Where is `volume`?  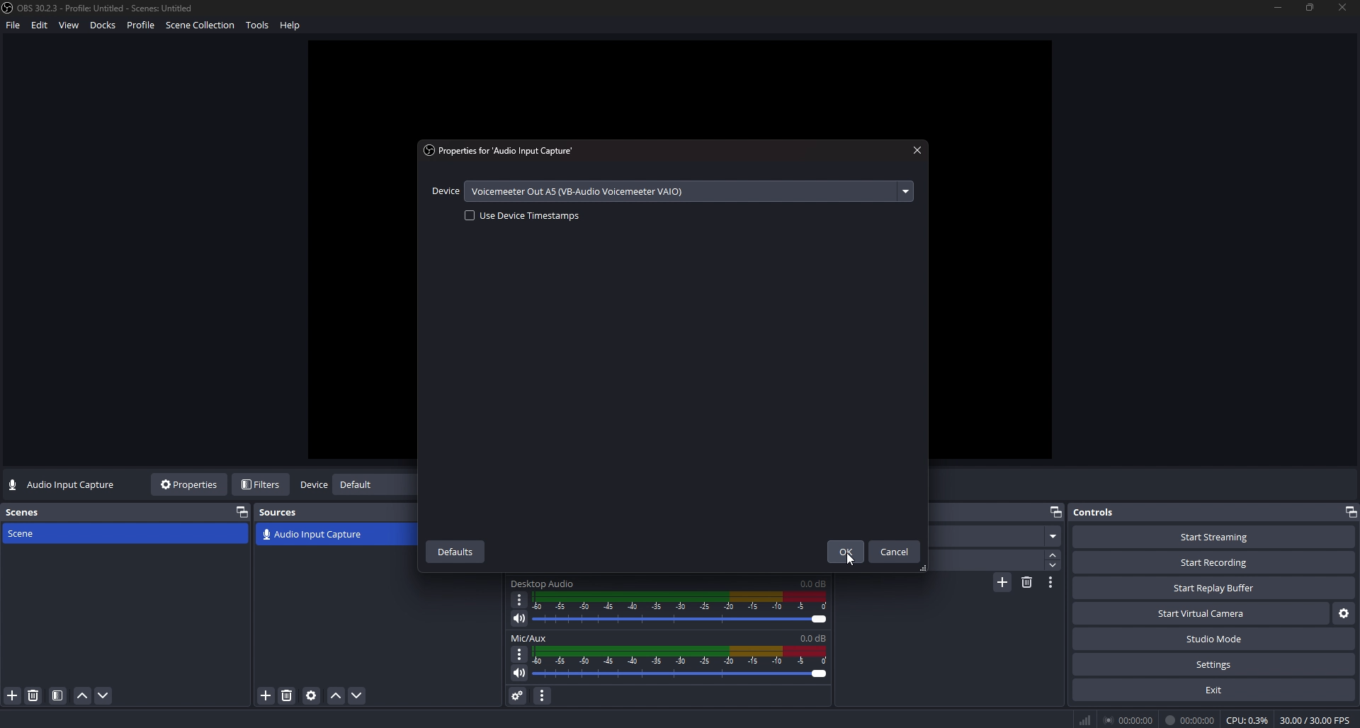
volume is located at coordinates (517, 676).